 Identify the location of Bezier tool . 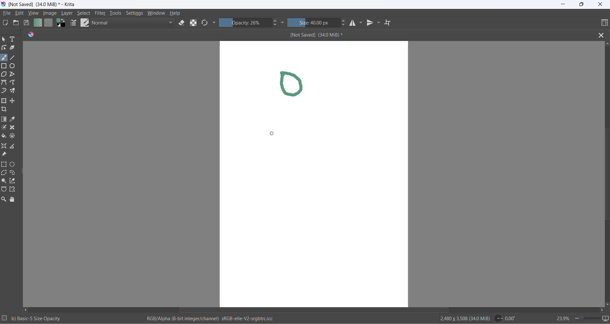
(4, 83).